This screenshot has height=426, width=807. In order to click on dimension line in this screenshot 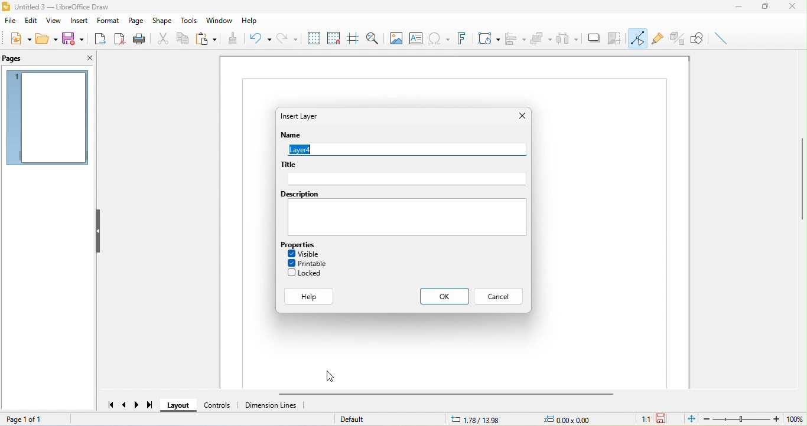, I will do `click(277, 407)`.